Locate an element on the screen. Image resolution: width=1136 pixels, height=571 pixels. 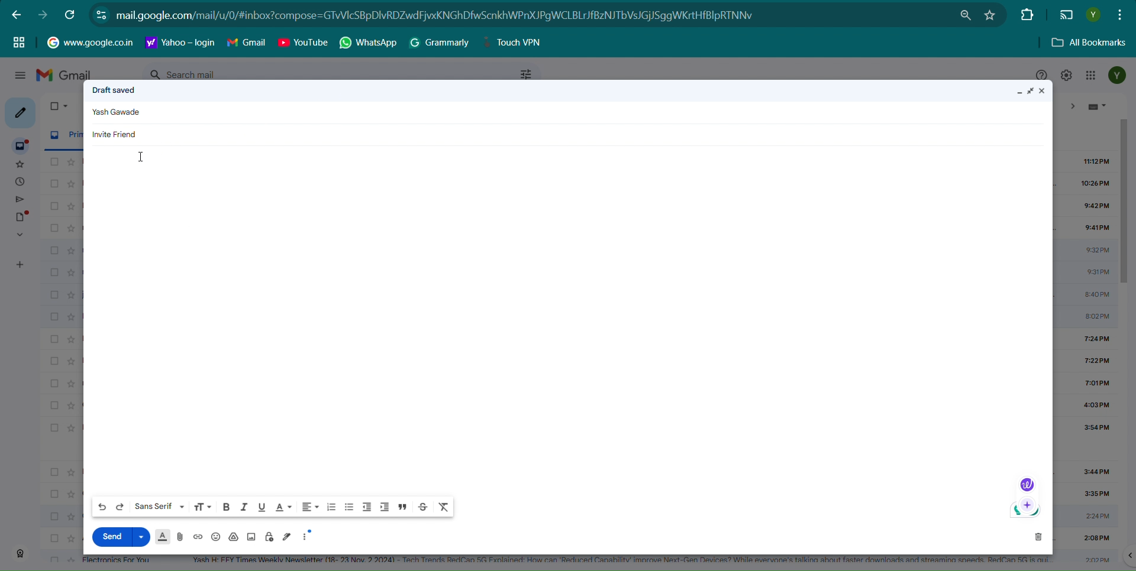
Hyper link is located at coordinates (452, 15).